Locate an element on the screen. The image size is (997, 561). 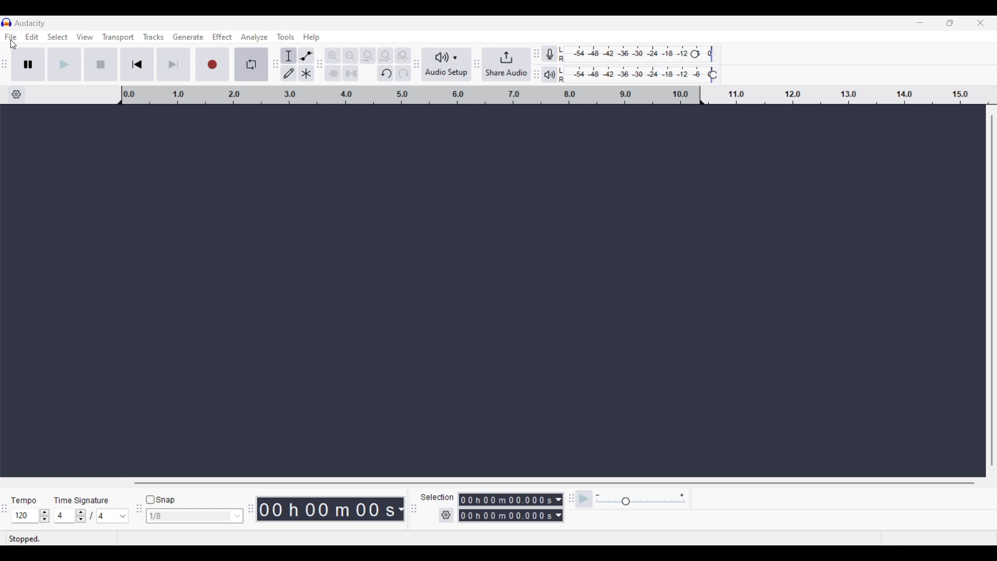
1/8 (Type in snap) is located at coordinates (187, 517).